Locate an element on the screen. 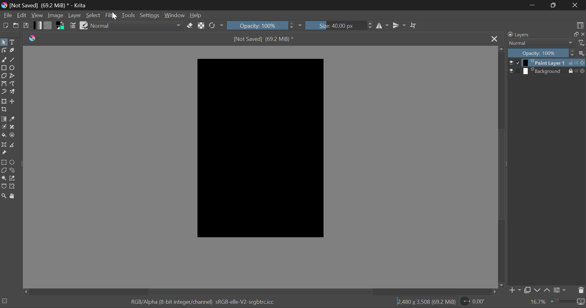 The width and height of the screenshot is (586, 308). Freehand Path Tool is located at coordinates (13, 84).